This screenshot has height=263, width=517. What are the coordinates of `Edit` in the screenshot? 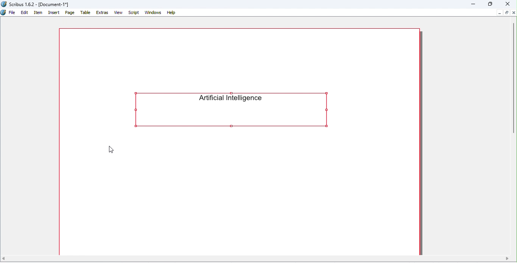 It's located at (25, 13).